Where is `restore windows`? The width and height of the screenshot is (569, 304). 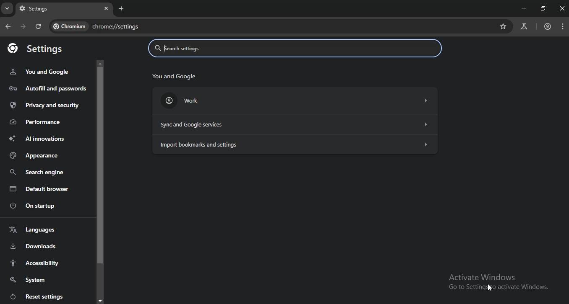 restore windows is located at coordinates (543, 8).